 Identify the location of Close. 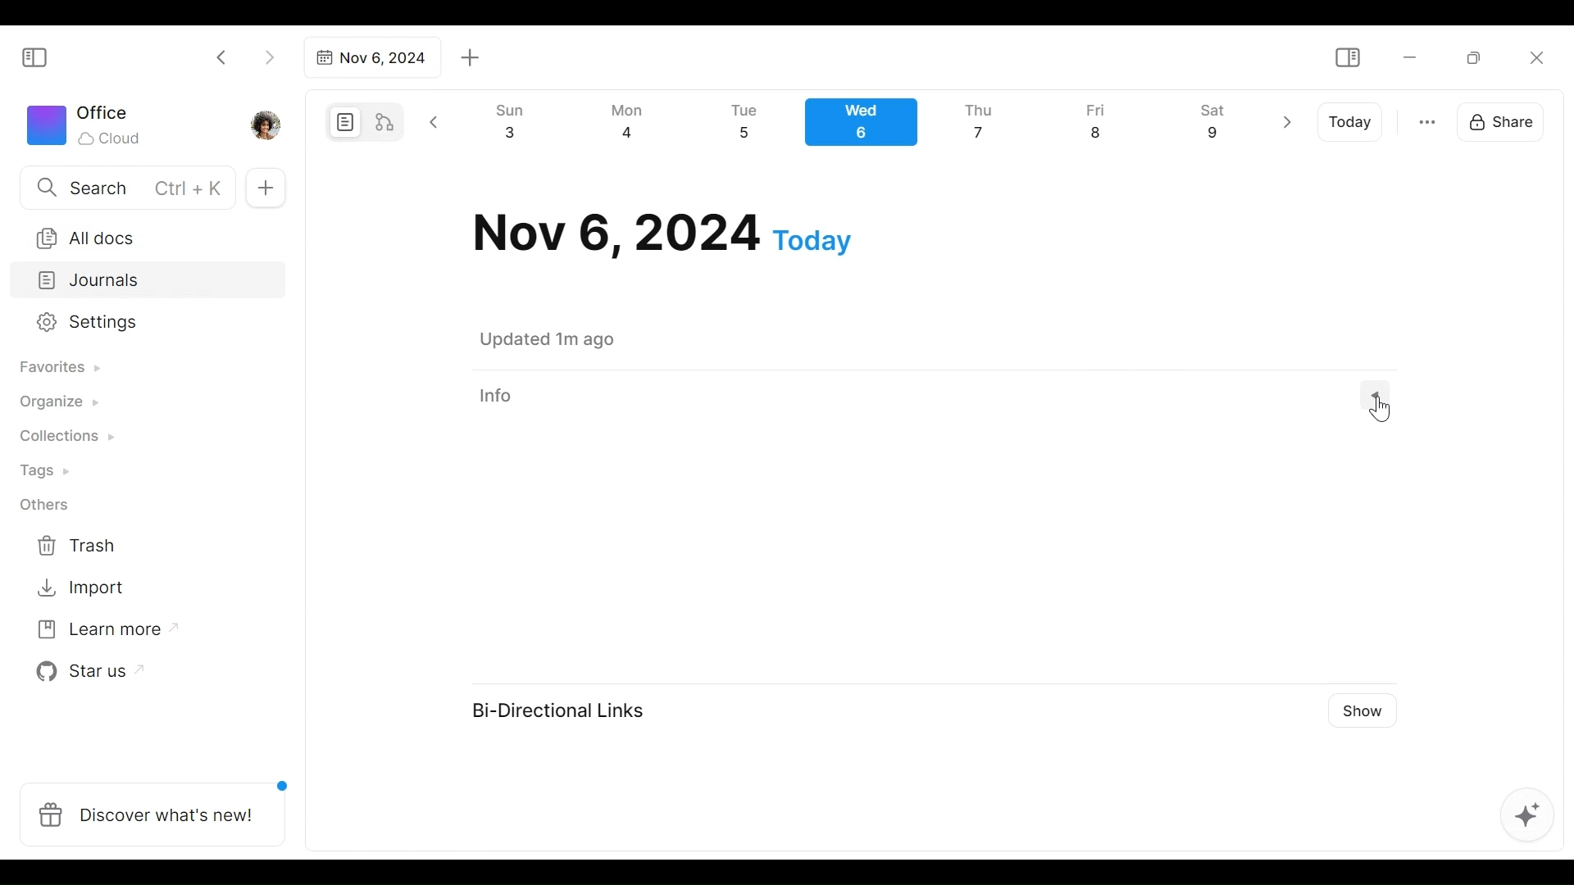
(1535, 57).